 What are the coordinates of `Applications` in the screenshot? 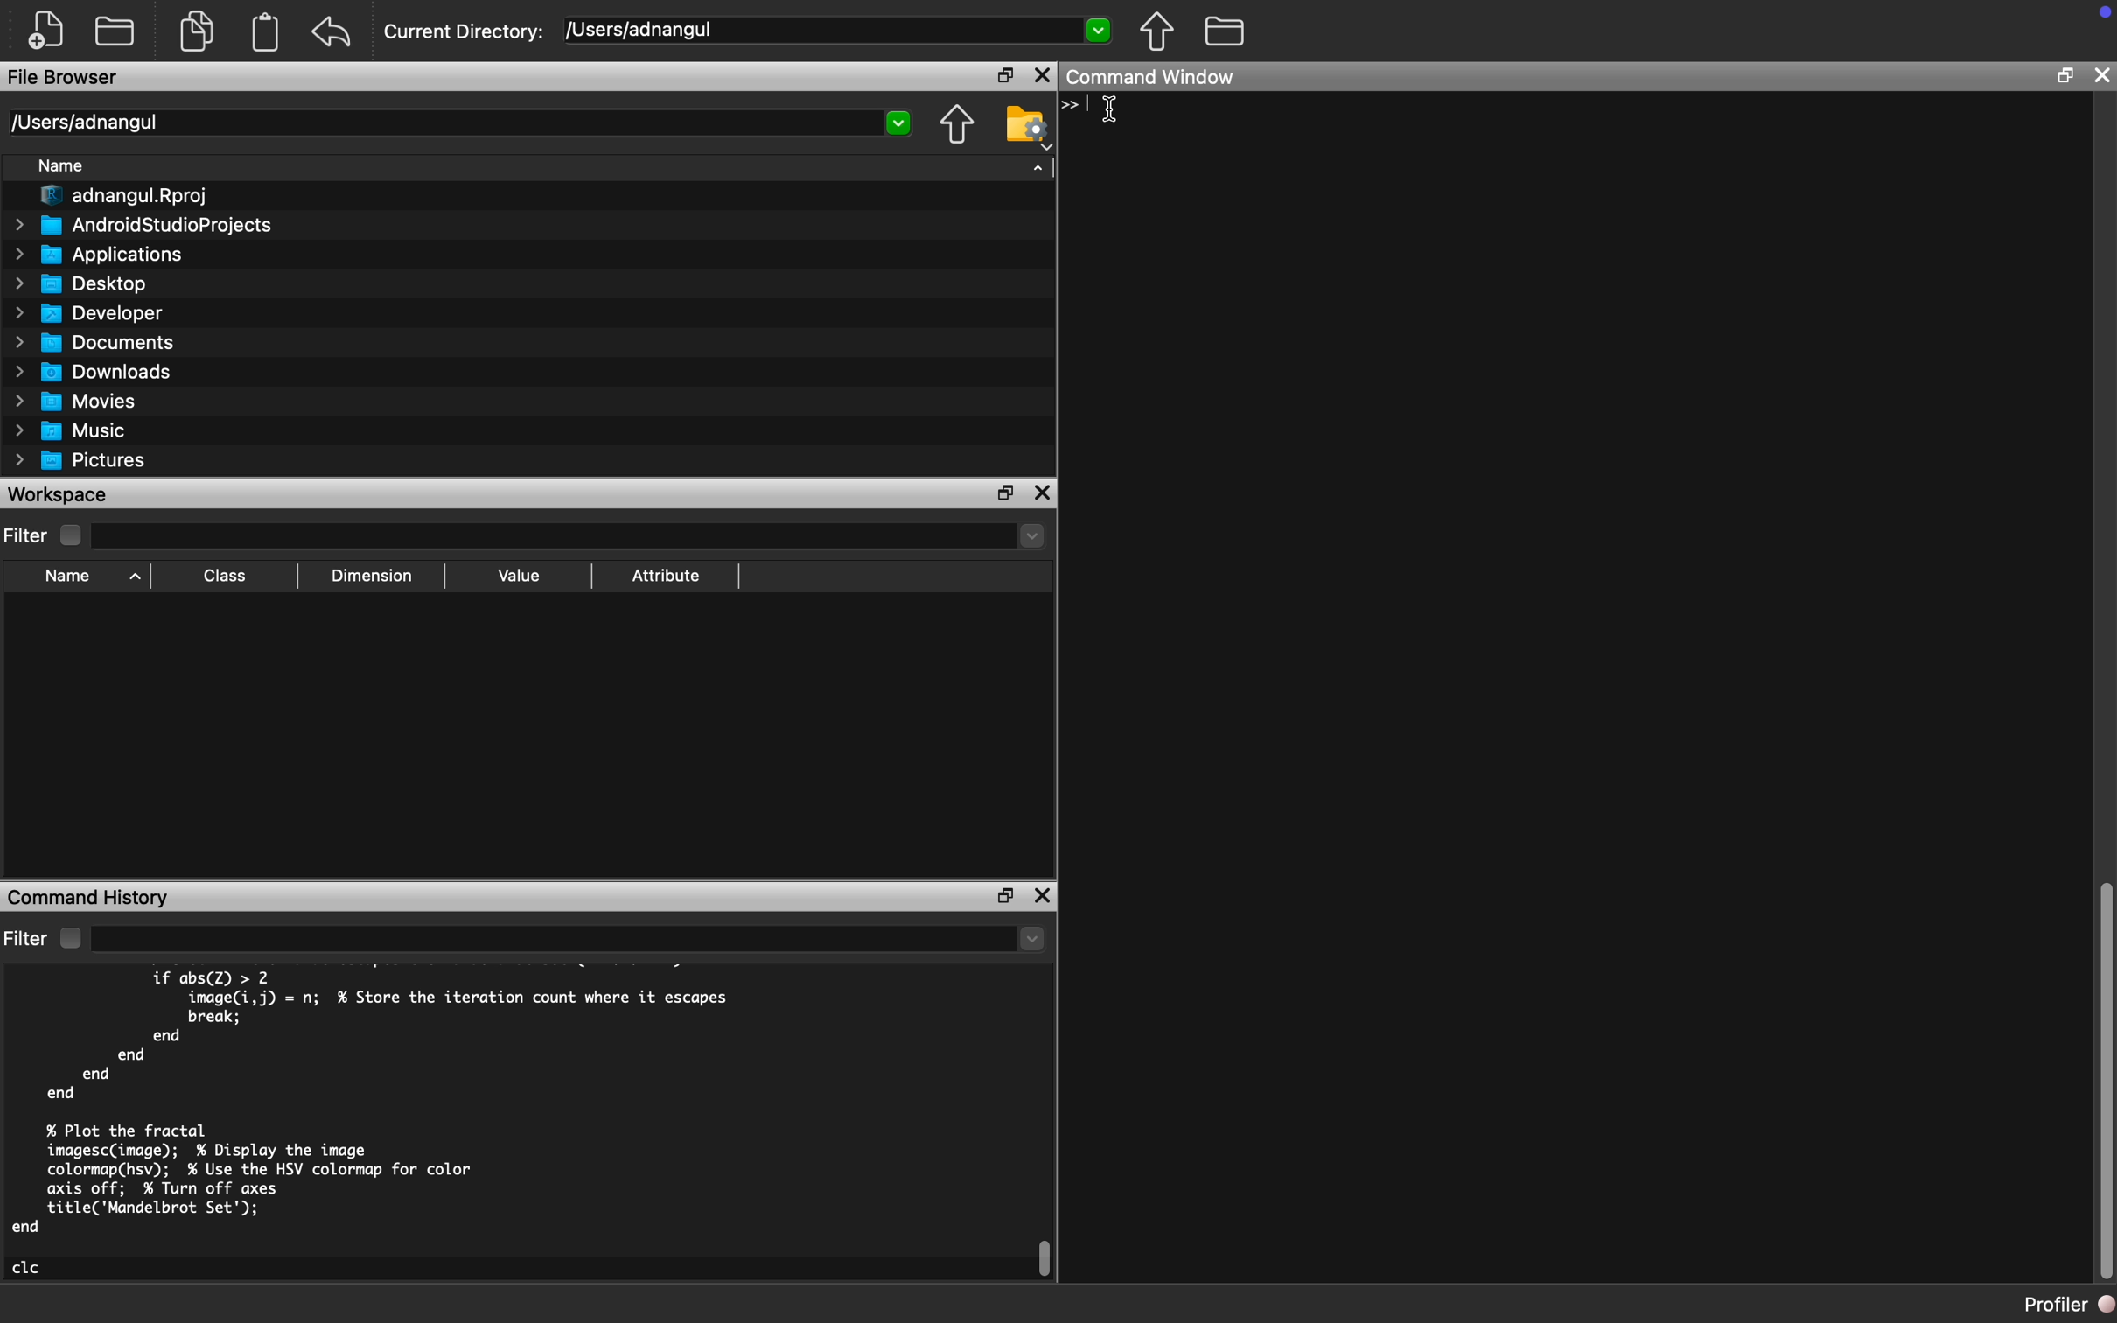 It's located at (95, 255).